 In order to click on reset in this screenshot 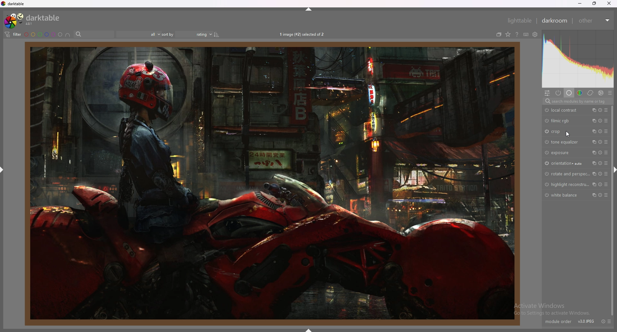, I will do `click(601, 110)`.